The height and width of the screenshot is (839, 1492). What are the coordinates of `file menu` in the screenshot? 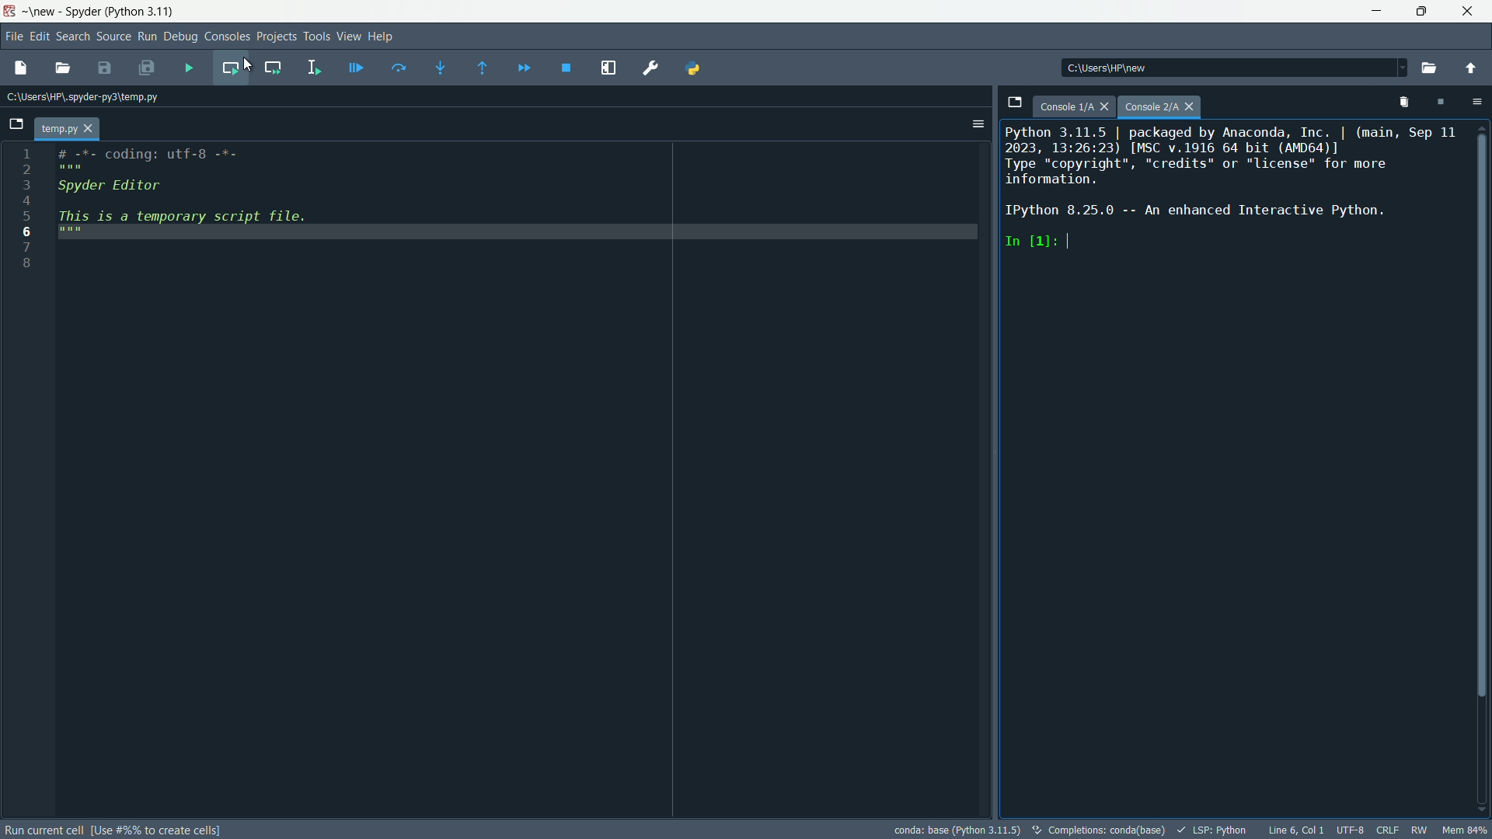 It's located at (13, 36).